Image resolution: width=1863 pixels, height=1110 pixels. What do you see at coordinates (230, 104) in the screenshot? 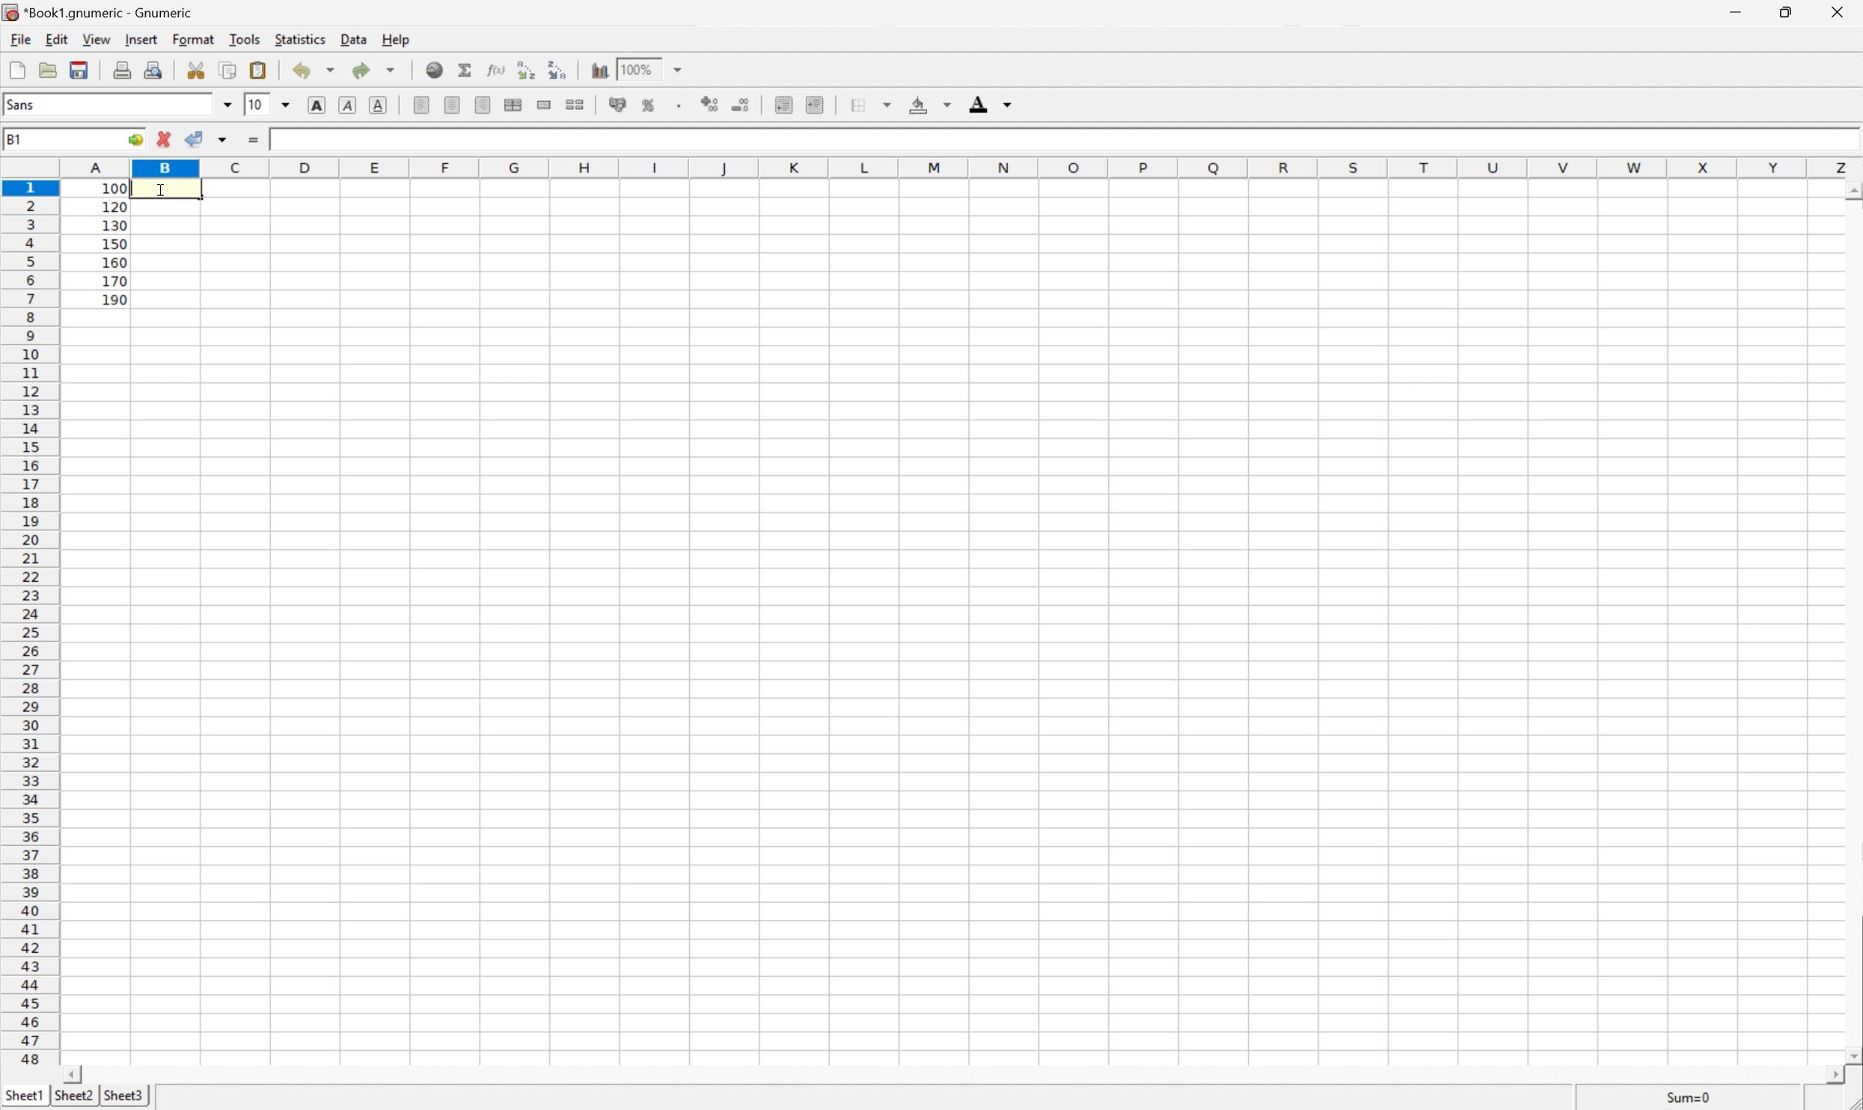
I see `Drop Down` at bounding box center [230, 104].